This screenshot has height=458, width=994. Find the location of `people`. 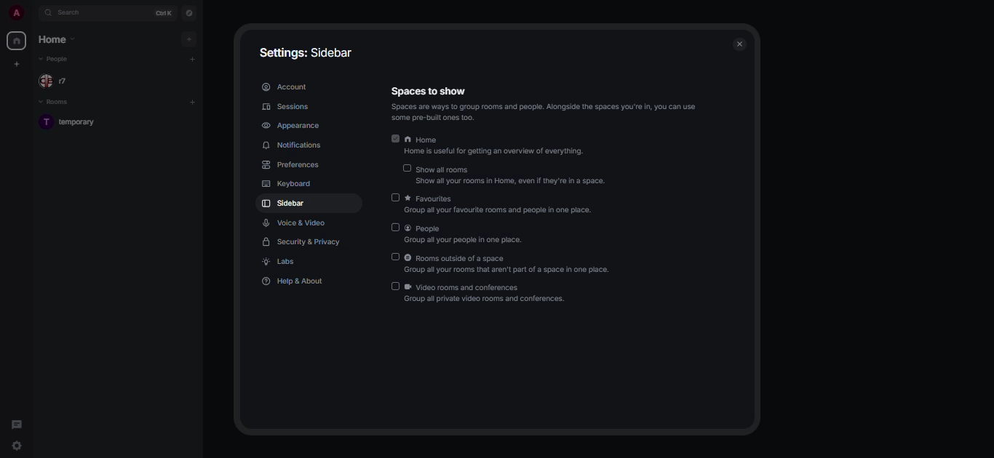

people is located at coordinates (57, 61).